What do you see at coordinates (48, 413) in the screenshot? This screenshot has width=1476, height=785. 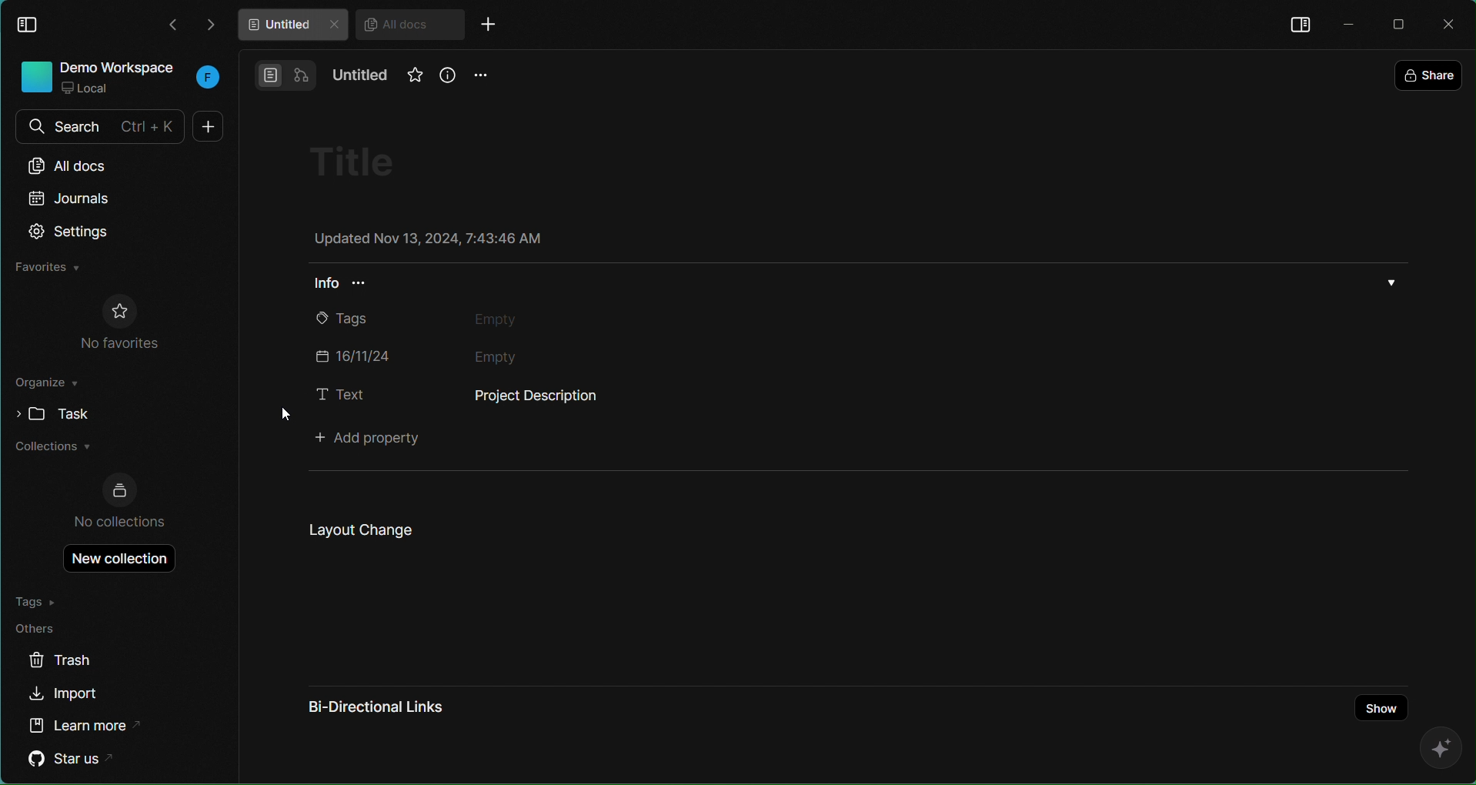 I see `task ` at bounding box center [48, 413].